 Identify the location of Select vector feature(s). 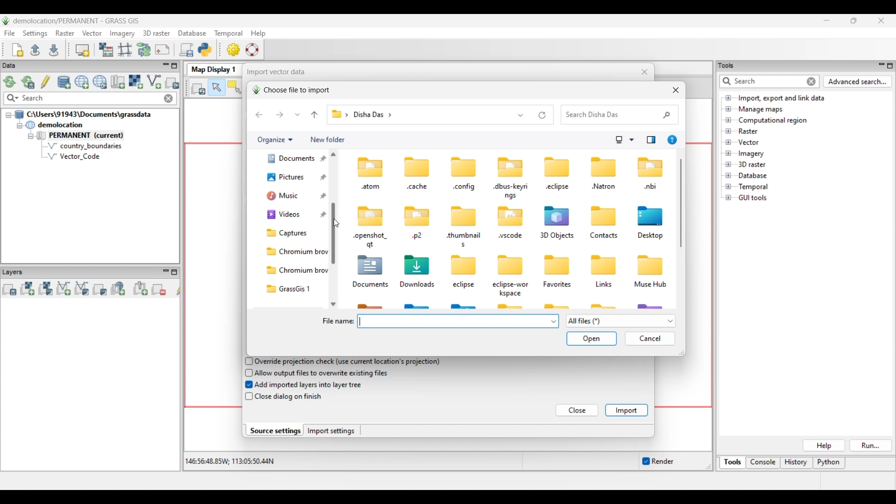
(234, 88).